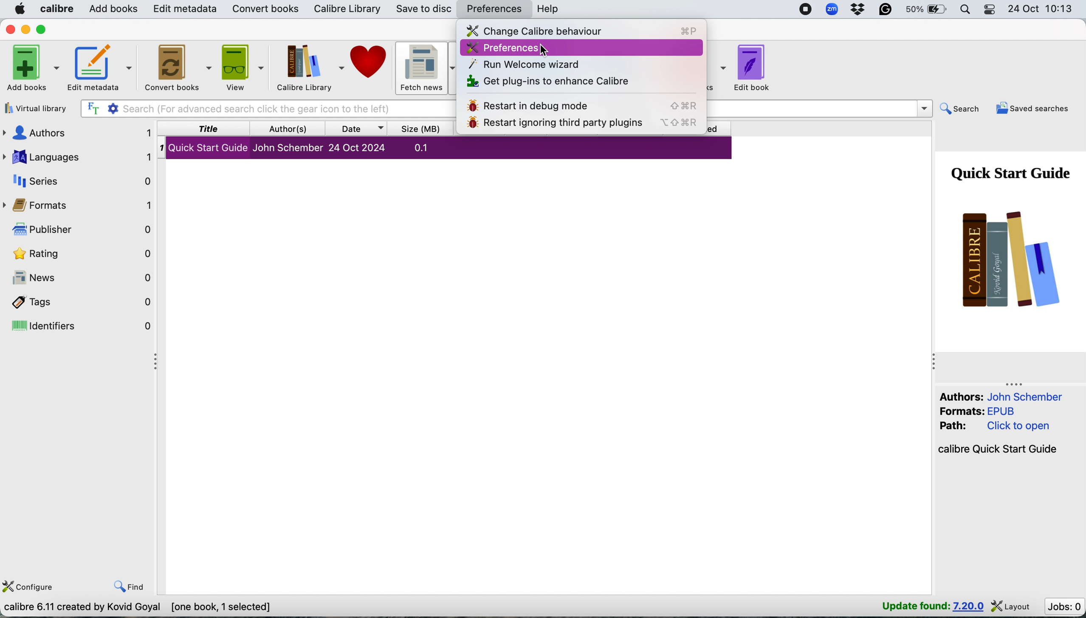  I want to click on view, so click(240, 67).